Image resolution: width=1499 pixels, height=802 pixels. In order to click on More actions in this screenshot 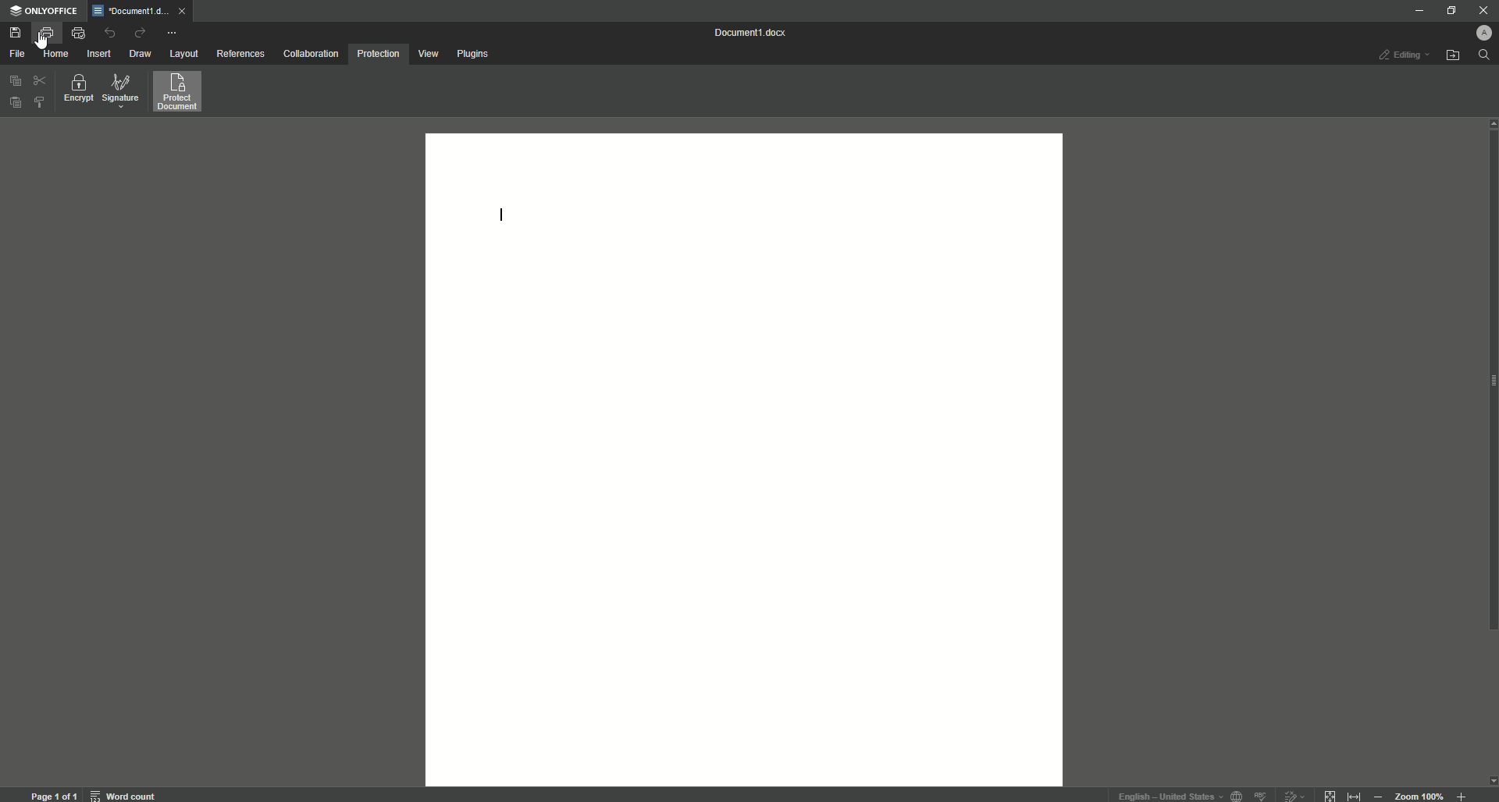, I will do `click(174, 32)`.